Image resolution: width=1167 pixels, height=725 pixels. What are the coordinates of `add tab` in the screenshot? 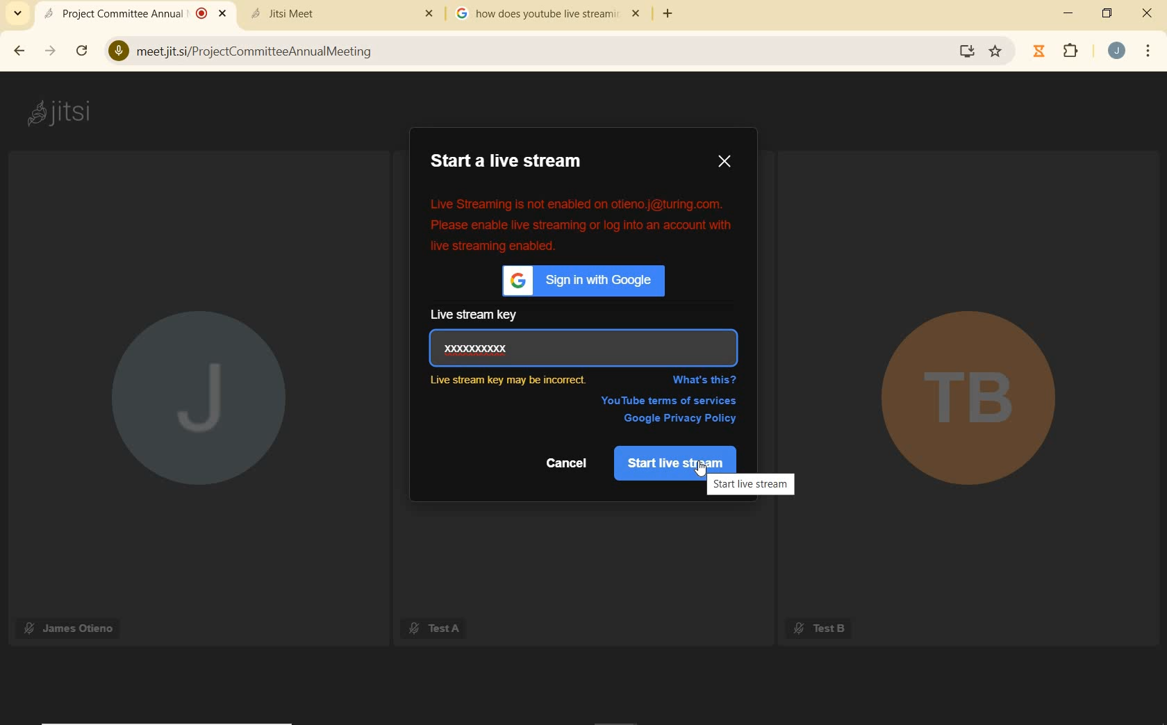 It's located at (672, 14).